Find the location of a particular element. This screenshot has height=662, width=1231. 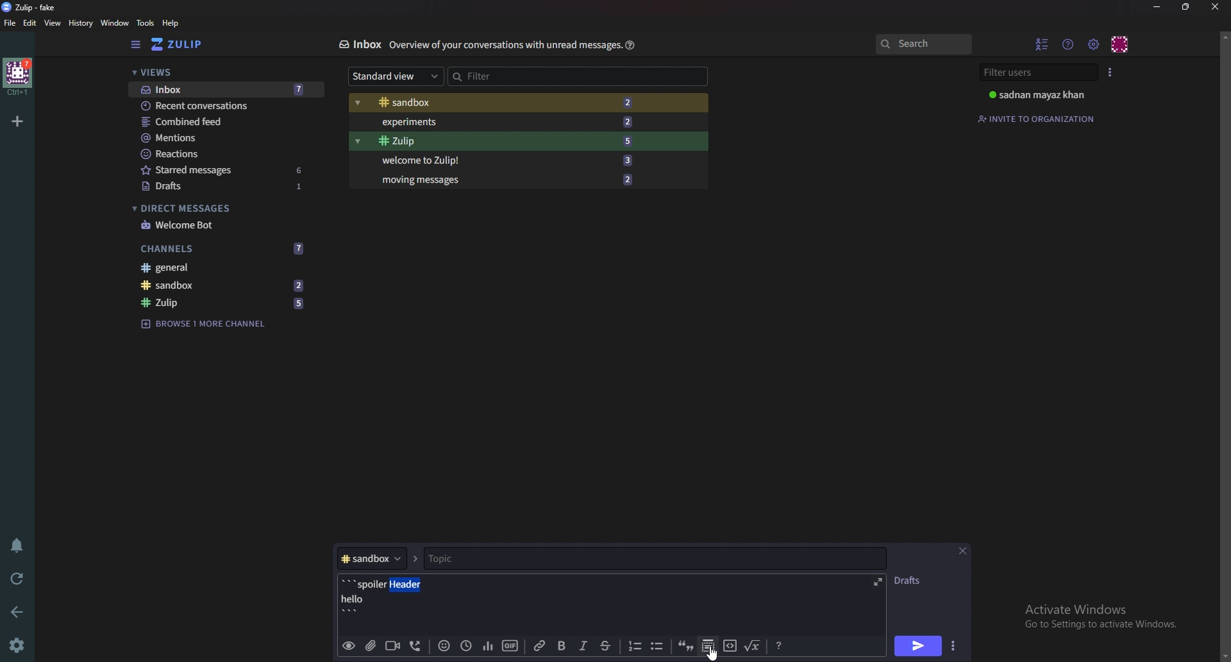

Sandbox is located at coordinates (499, 102).